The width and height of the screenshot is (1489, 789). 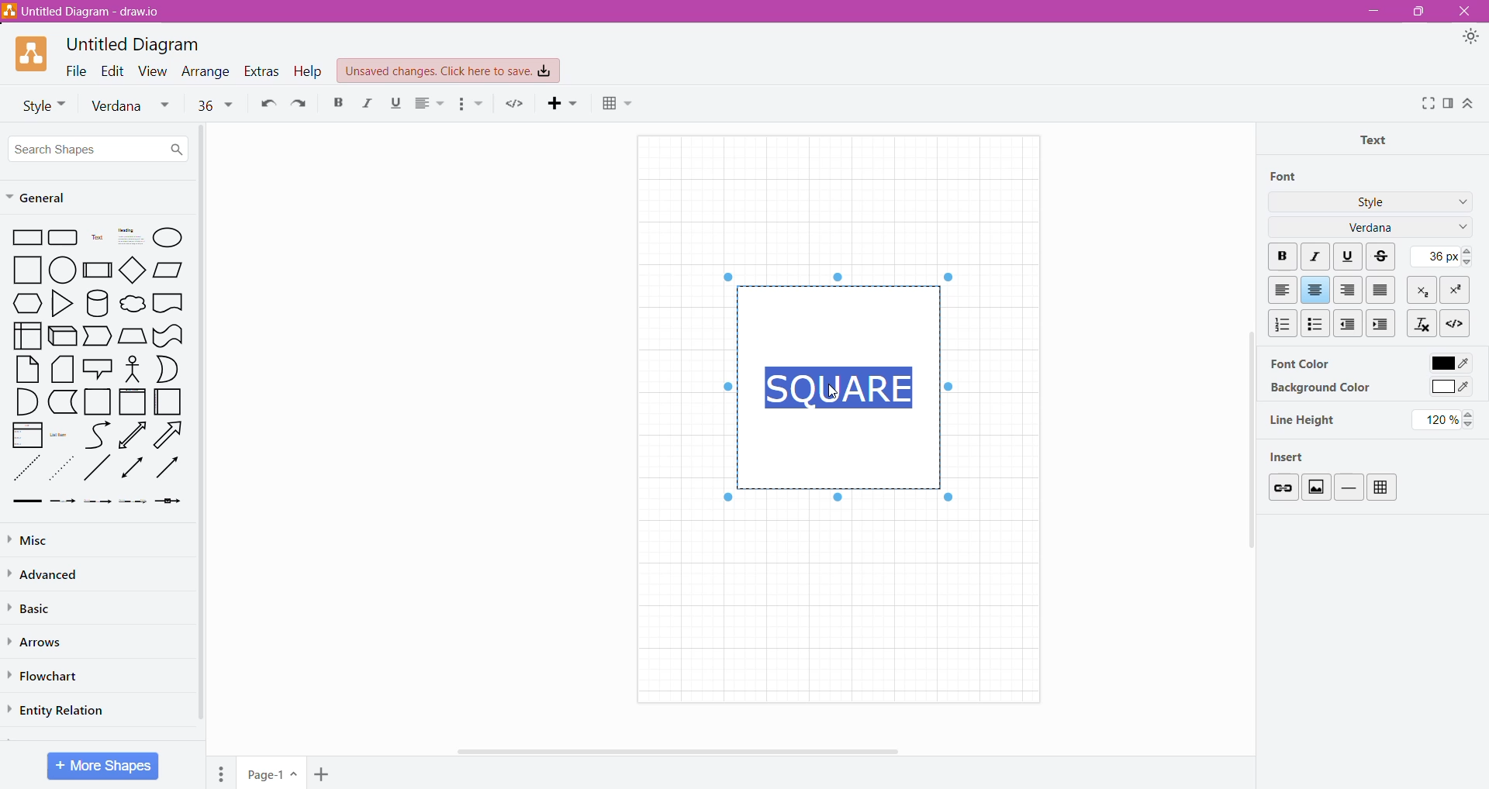 What do you see at coordinates (565, 102) in the screenshot?
I see `Insert` at bounding box center [565, 102].